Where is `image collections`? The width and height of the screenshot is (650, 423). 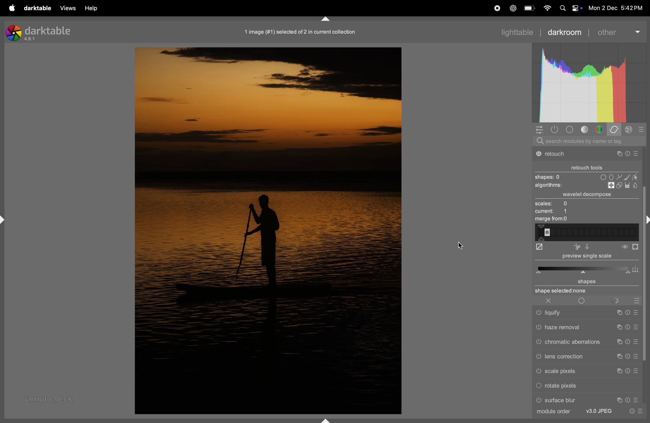
image collections is located at coordinates (304, 32).